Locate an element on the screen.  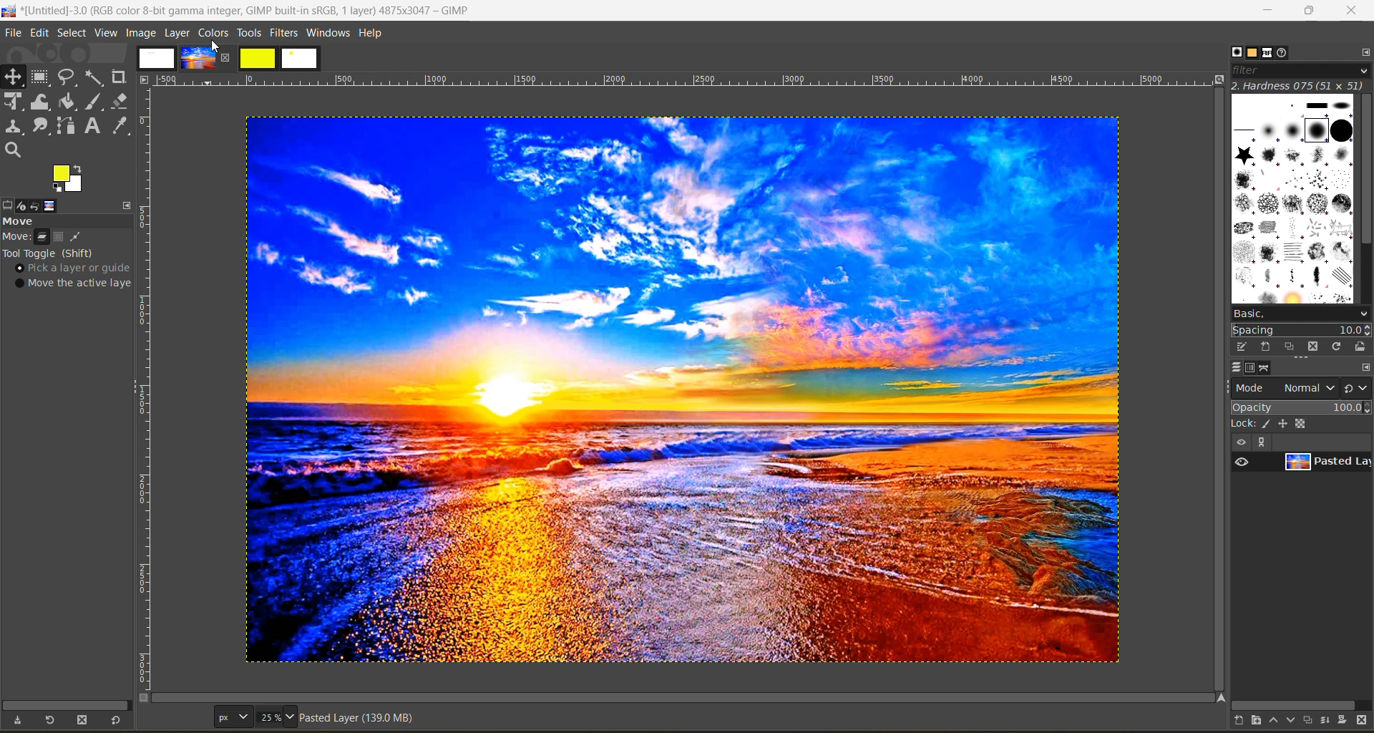
filters is located at coordinates (286, 32).